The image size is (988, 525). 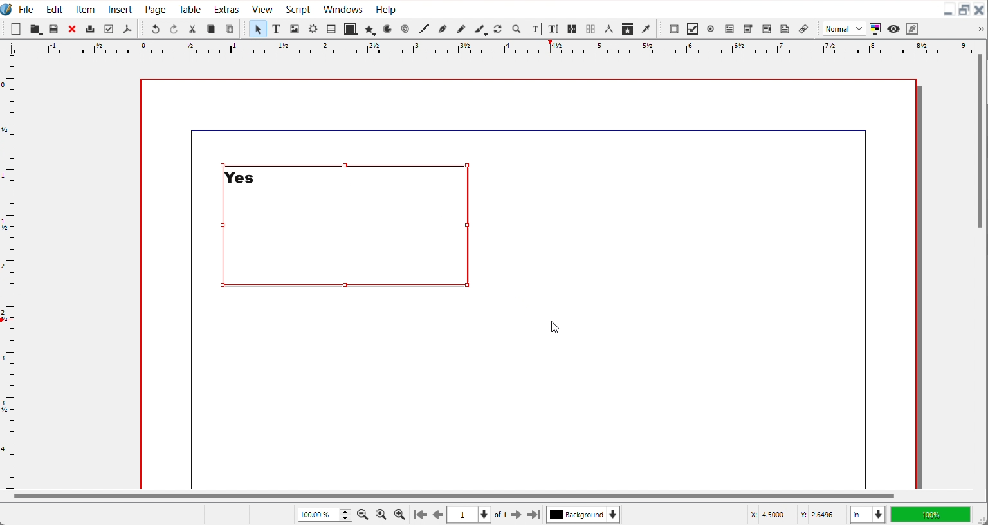 What do you see at coordinates (794, 514) in the screenshot?
I see `X,Y Co-ordinate` at bounding box center [794, 514].